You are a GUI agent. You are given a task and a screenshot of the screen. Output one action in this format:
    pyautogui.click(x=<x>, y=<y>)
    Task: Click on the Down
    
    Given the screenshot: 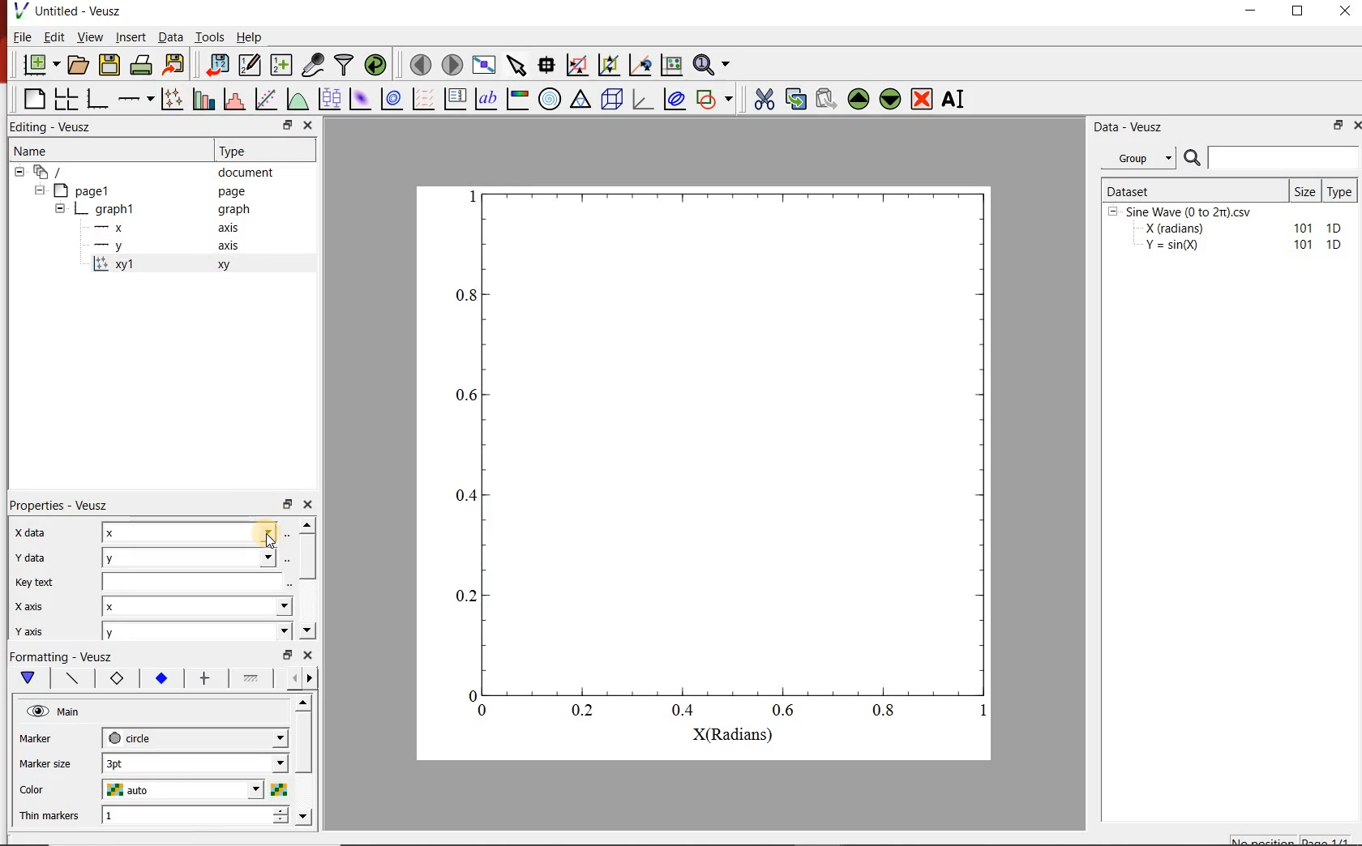 What is the action you would take?
    pyautogui.click(x=305, y=816)
    